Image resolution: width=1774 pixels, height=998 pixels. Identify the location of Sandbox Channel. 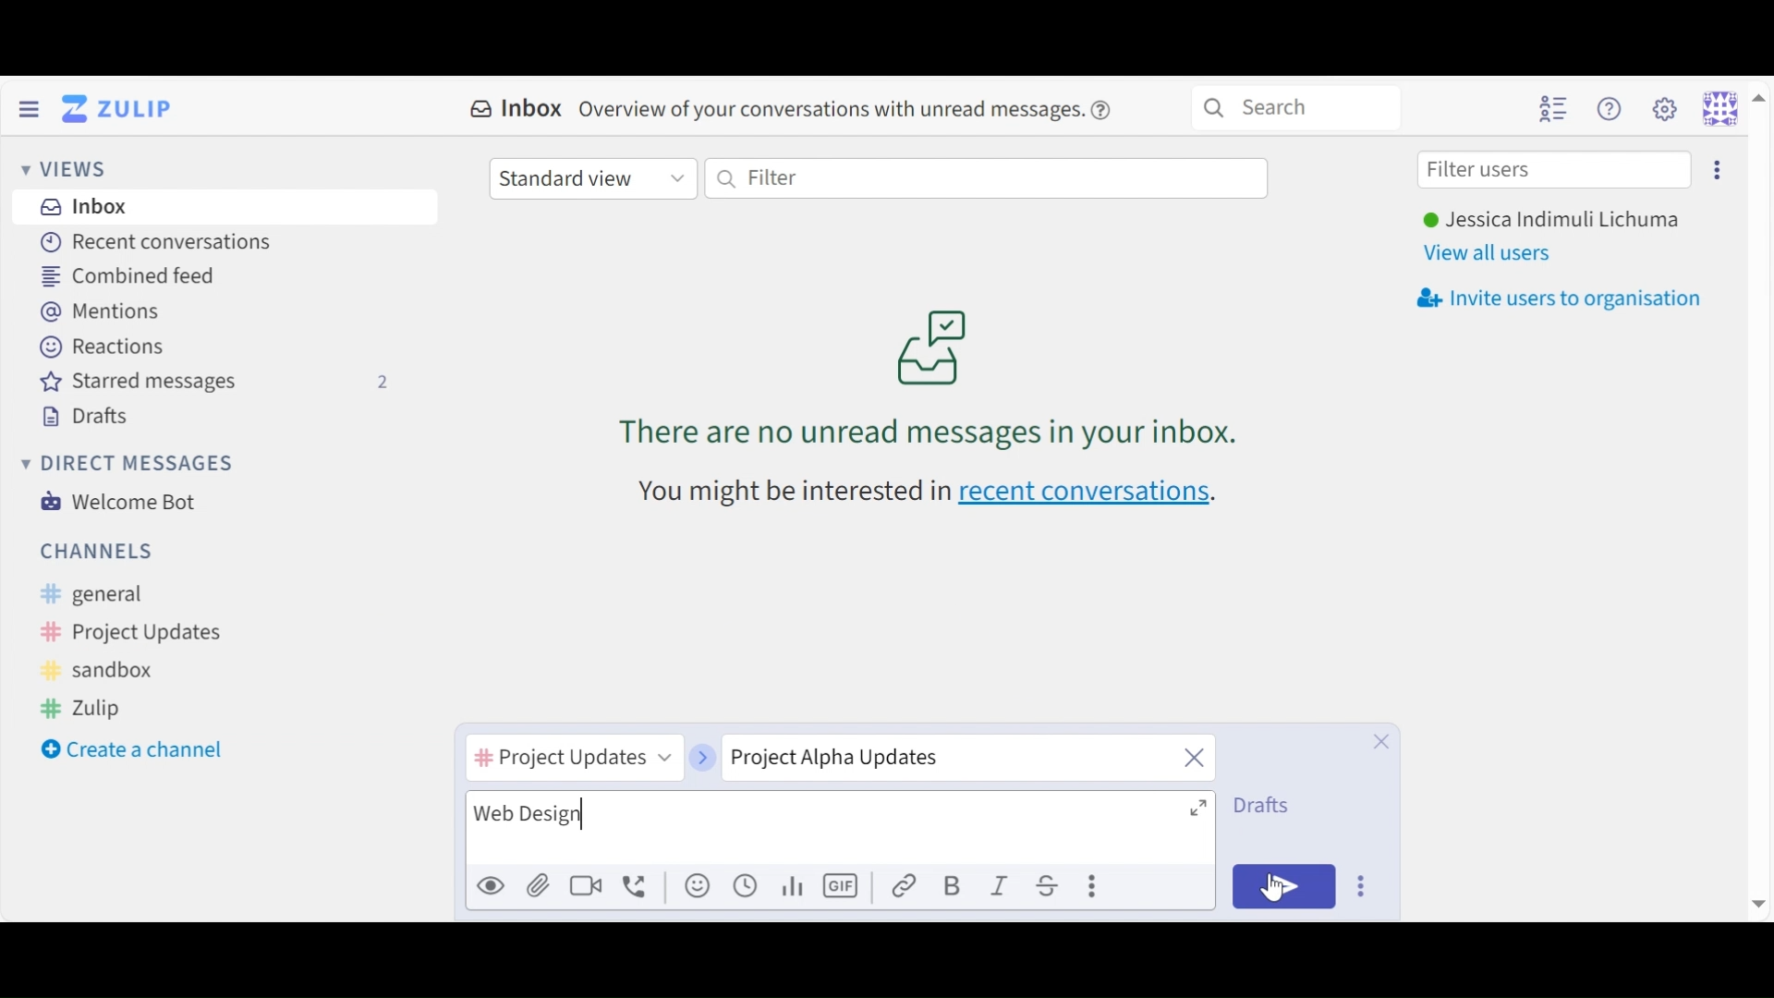
(104, 674).